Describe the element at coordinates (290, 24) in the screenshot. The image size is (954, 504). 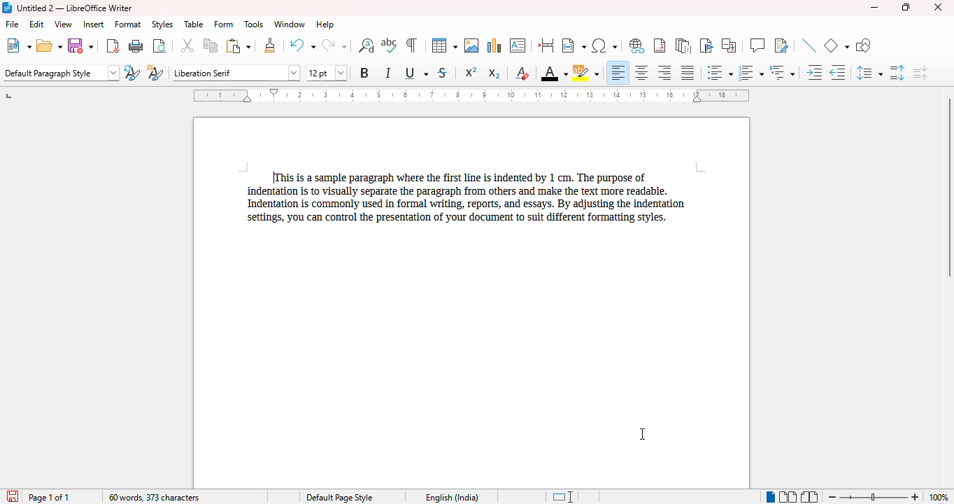
I see `window` at that location.